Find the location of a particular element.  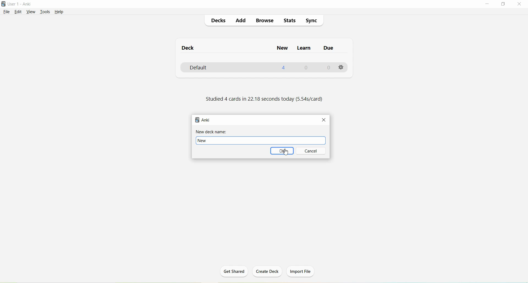

Studied 4 cards in 22.18 seconds today (5.54s/card) is located at coordinates (263, 99).